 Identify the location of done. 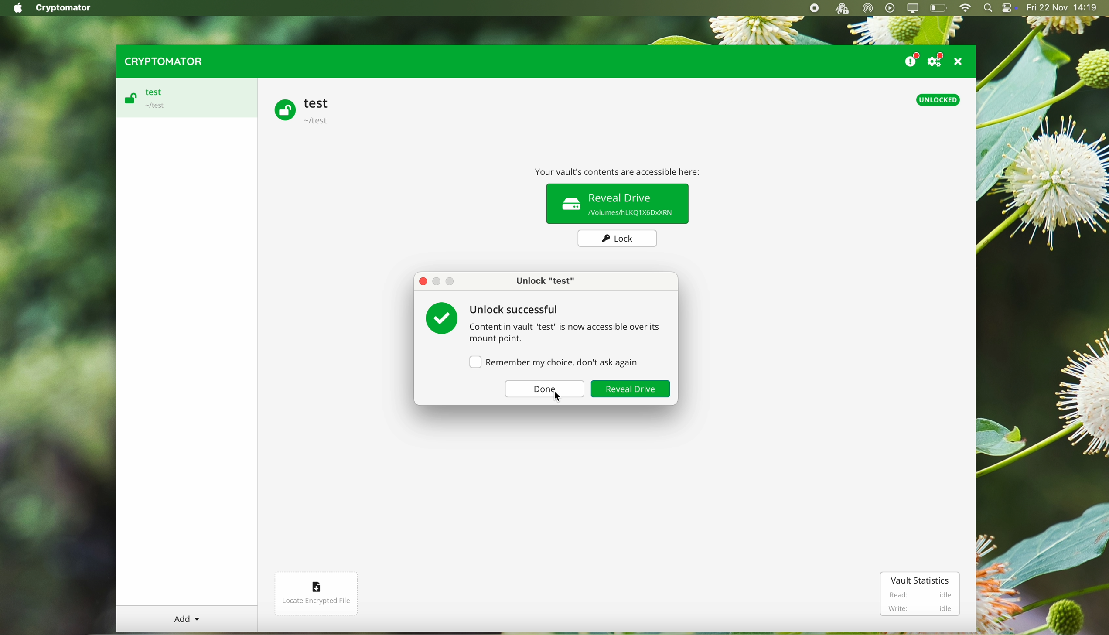
(546, 390).